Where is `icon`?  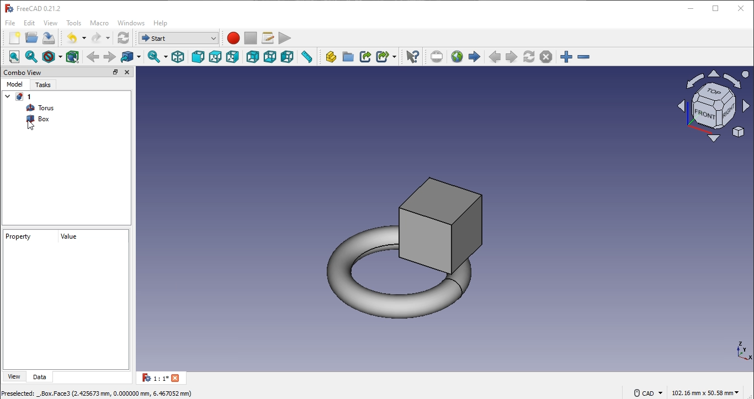
icon is located at coordinates (712, 105).